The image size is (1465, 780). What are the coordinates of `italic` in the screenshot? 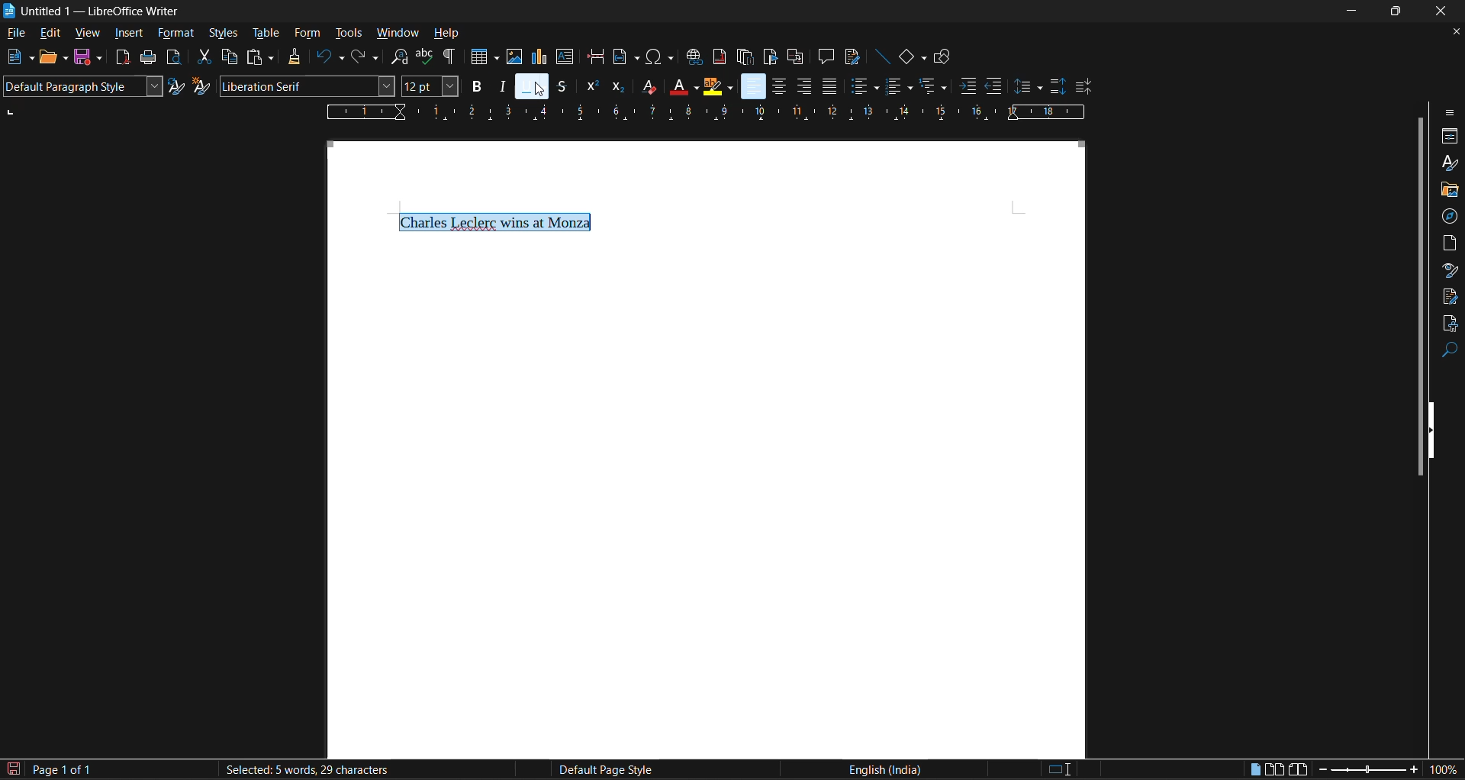 It's located at (501, 85).